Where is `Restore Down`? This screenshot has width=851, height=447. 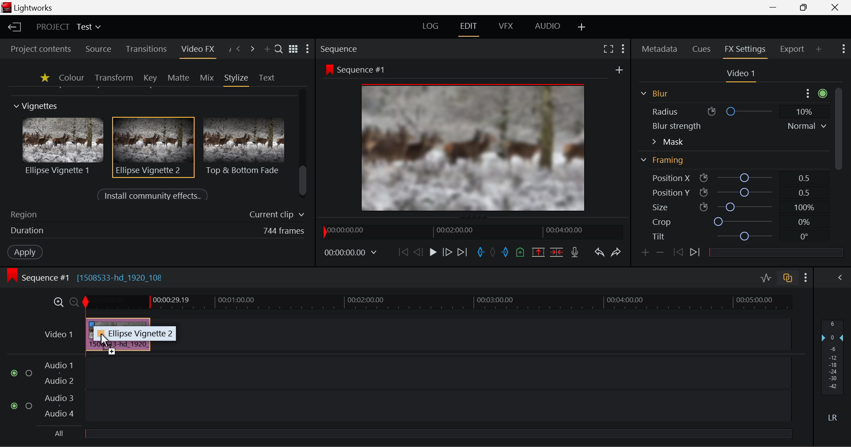 Restore Down is located at coordinates (776, 8).